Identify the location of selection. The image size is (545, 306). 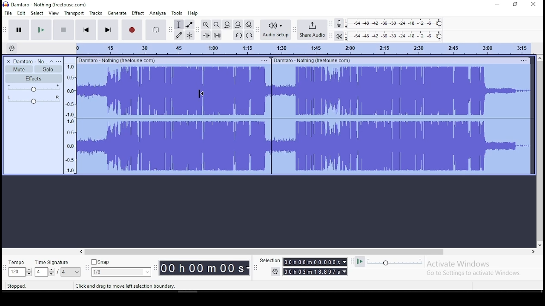
(270, 261).